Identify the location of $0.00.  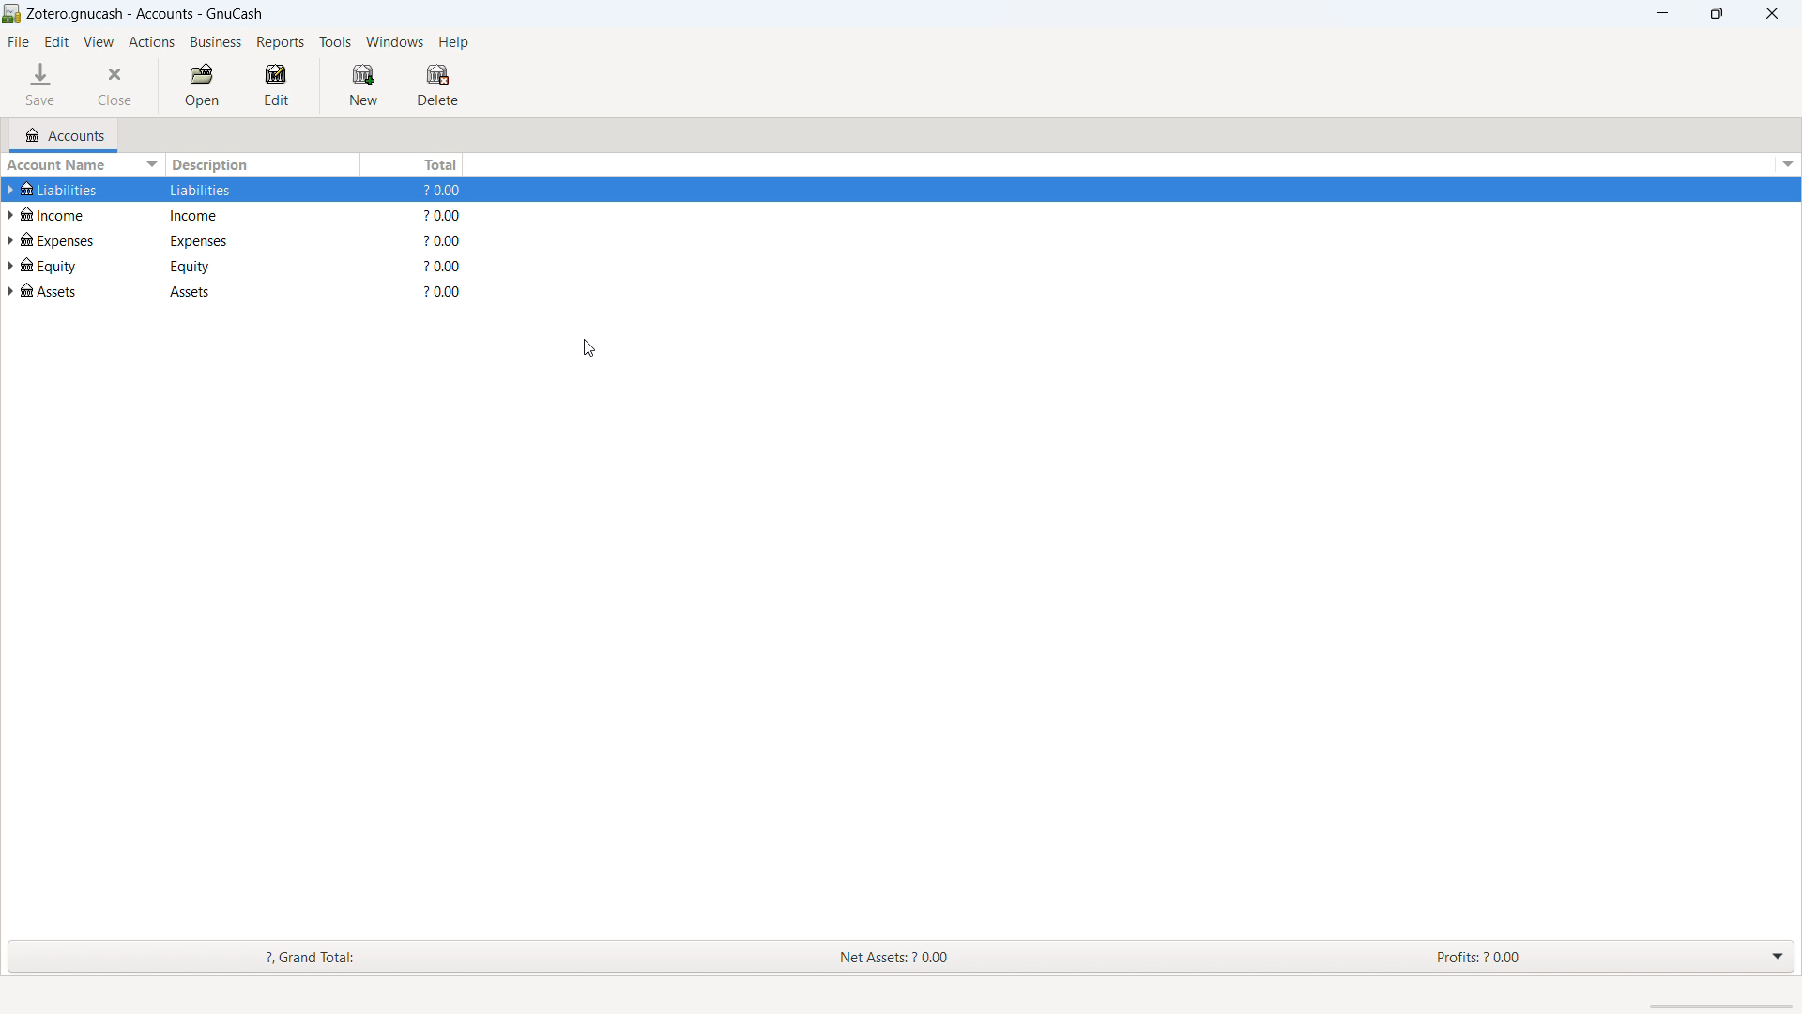
(445, 192).